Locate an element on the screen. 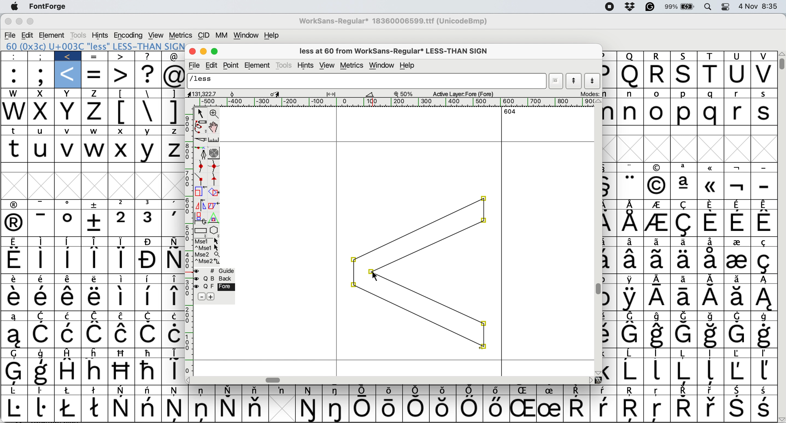 The height and width of the screenshot is (423, 786). ? is located at coordinates (148, 74).